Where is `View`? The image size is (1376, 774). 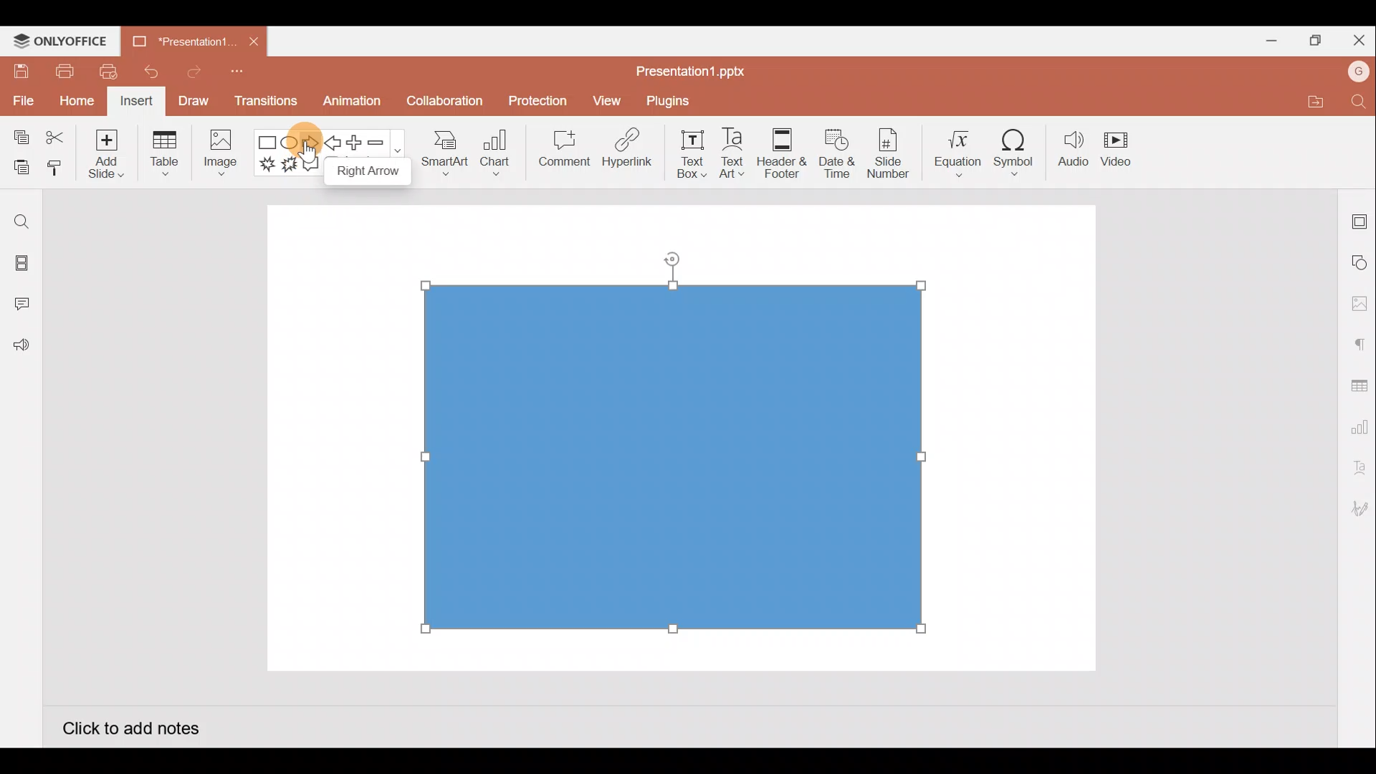 View is located at coordinates (609, 97).